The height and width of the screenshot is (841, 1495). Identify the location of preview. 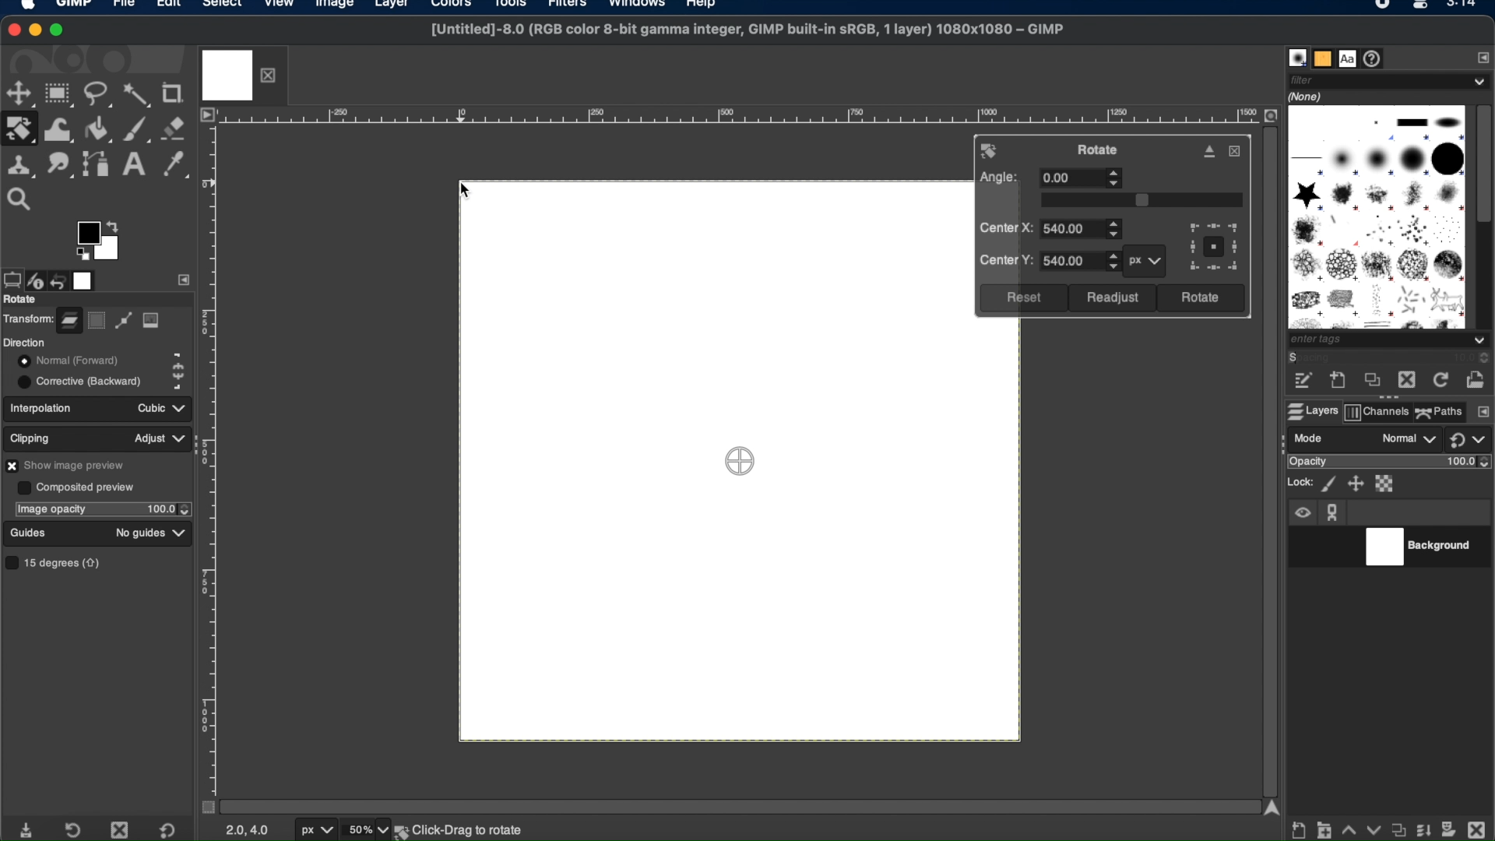
(82, 255).